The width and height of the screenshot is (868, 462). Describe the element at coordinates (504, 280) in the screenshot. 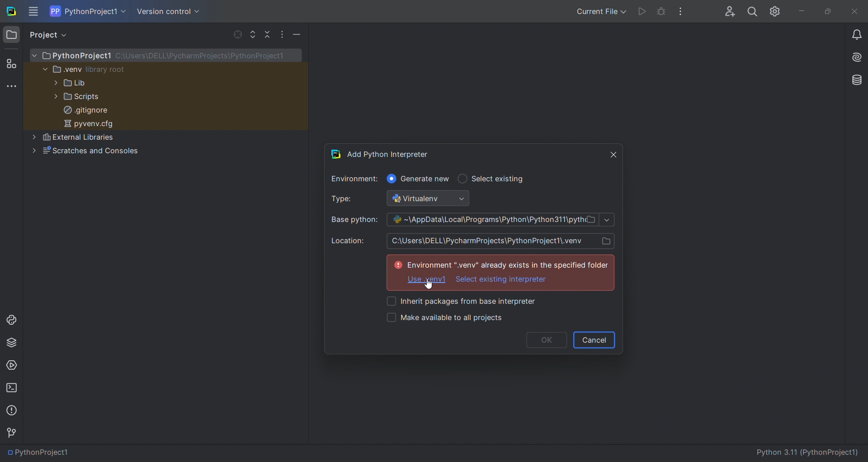

I see `option` at that location.